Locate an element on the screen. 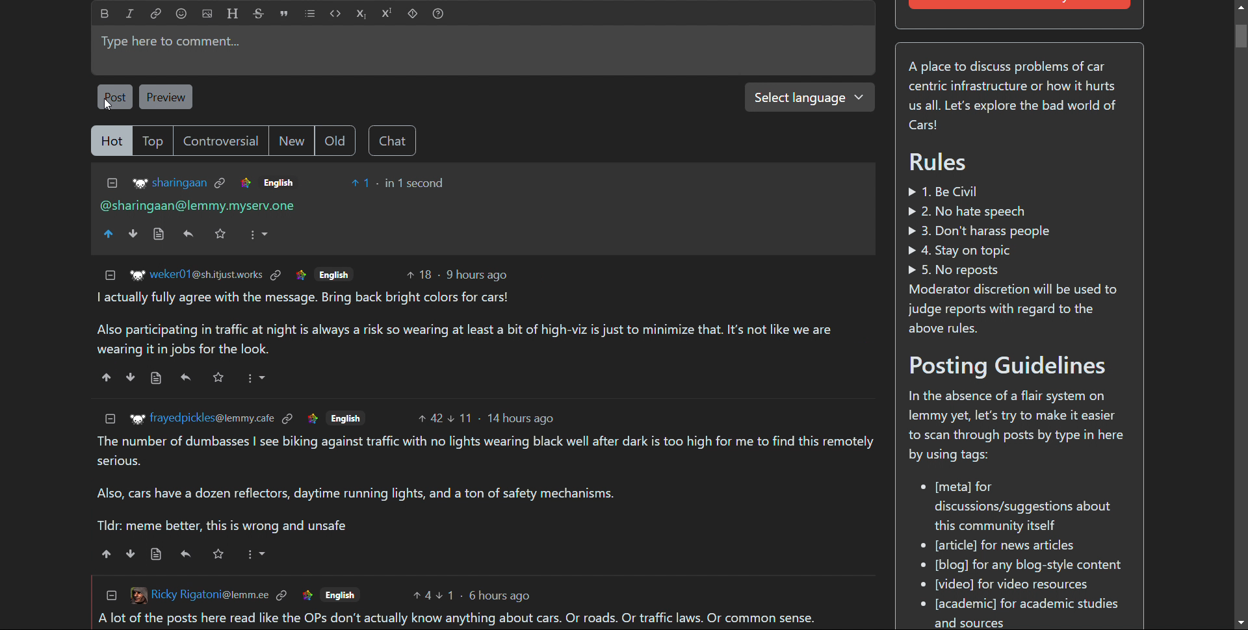 This screenshot has height=630, width=1248. @sharingaan@lemmy.myserv.one is located at coordinates (200, 206).